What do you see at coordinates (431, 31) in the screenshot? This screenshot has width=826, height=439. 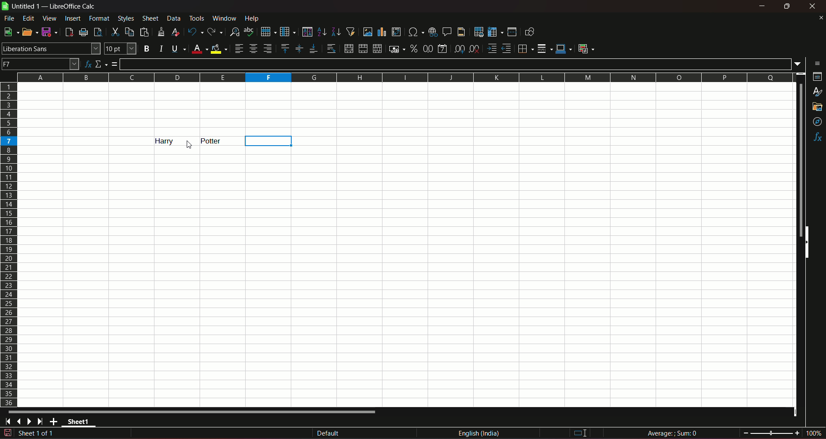 I see `insert hyperlink` at bounding box center [431, 31].